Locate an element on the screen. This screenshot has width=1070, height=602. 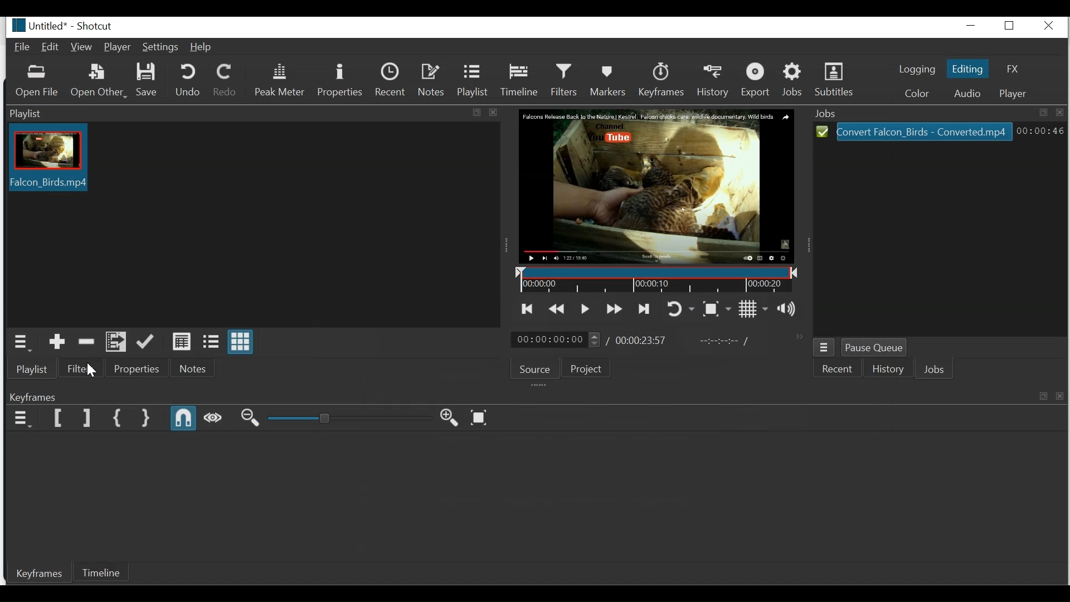
00:00:46(Elapsed Hours: Minutes: Seconds) is located at coordinates (1038, 131).